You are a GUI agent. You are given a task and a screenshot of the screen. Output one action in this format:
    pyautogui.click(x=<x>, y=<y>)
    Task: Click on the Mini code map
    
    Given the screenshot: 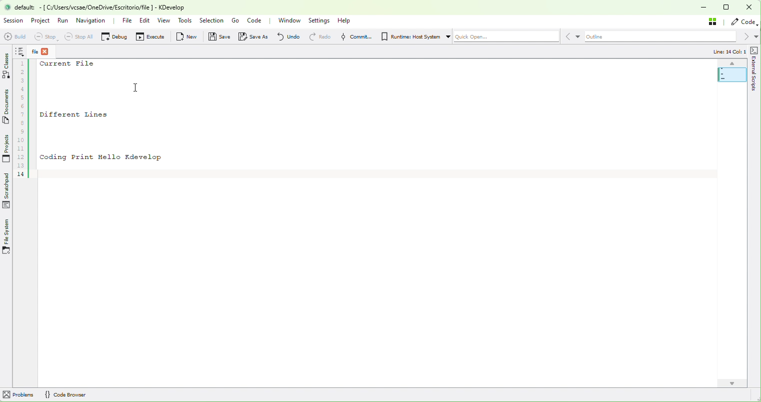 What is the action you would take?
    pyautogui.click(x=732, y=86)
    